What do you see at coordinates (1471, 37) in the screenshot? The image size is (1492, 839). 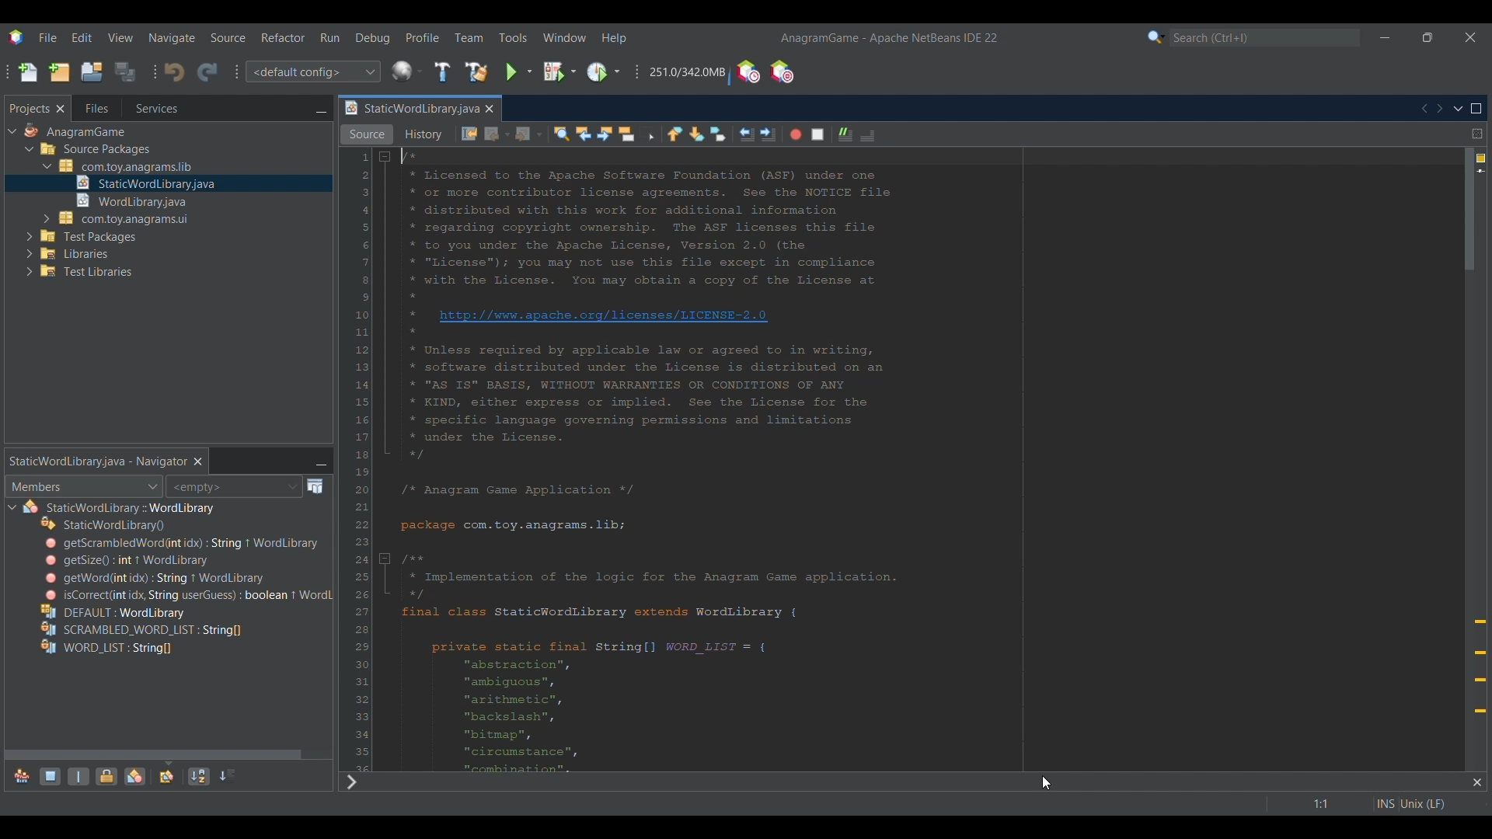 I see `Close interface` at bounding box center [1471, 37].